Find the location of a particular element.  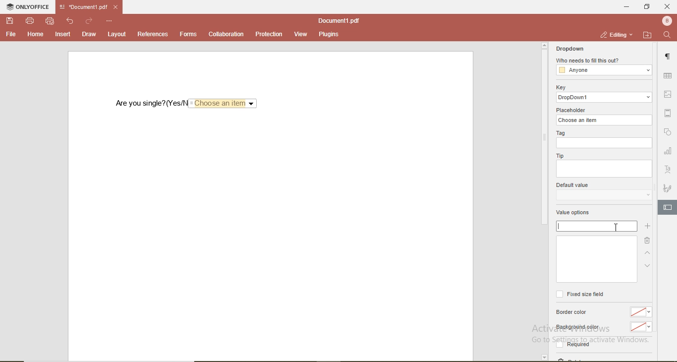

no color is located at coordinates (640, 312).